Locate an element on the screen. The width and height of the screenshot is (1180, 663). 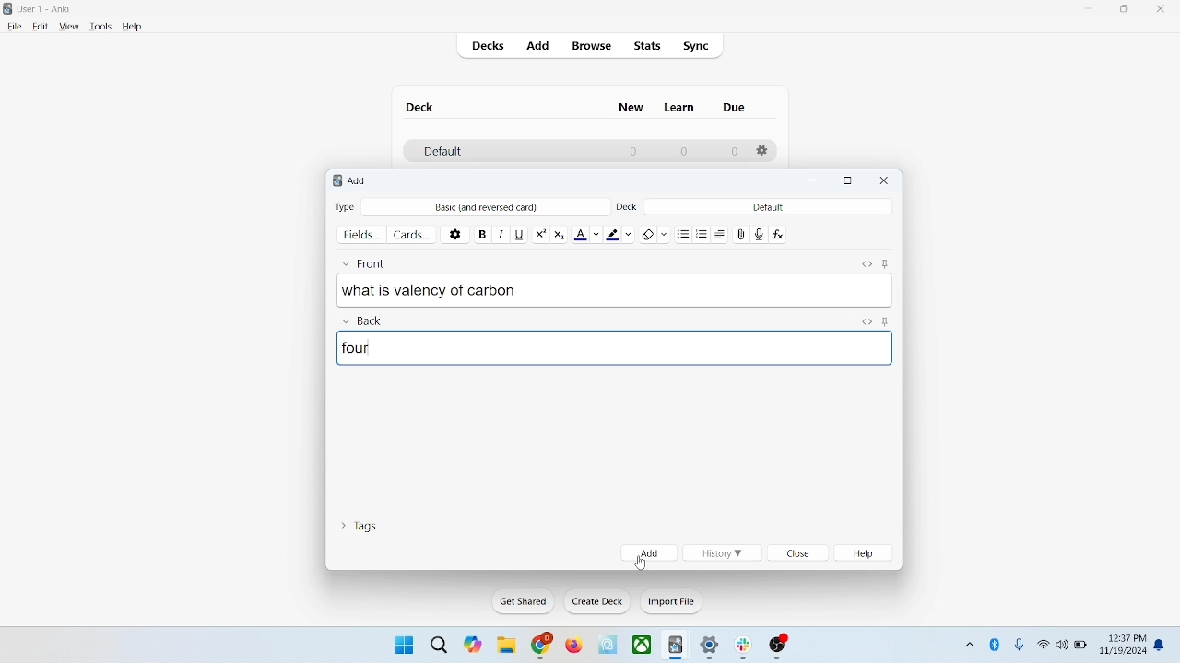
text highlight color is located at coordinates (623, 233).